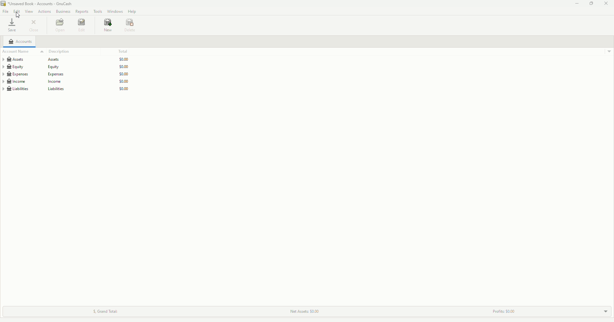  I want to click on Save, so click(12, 26).